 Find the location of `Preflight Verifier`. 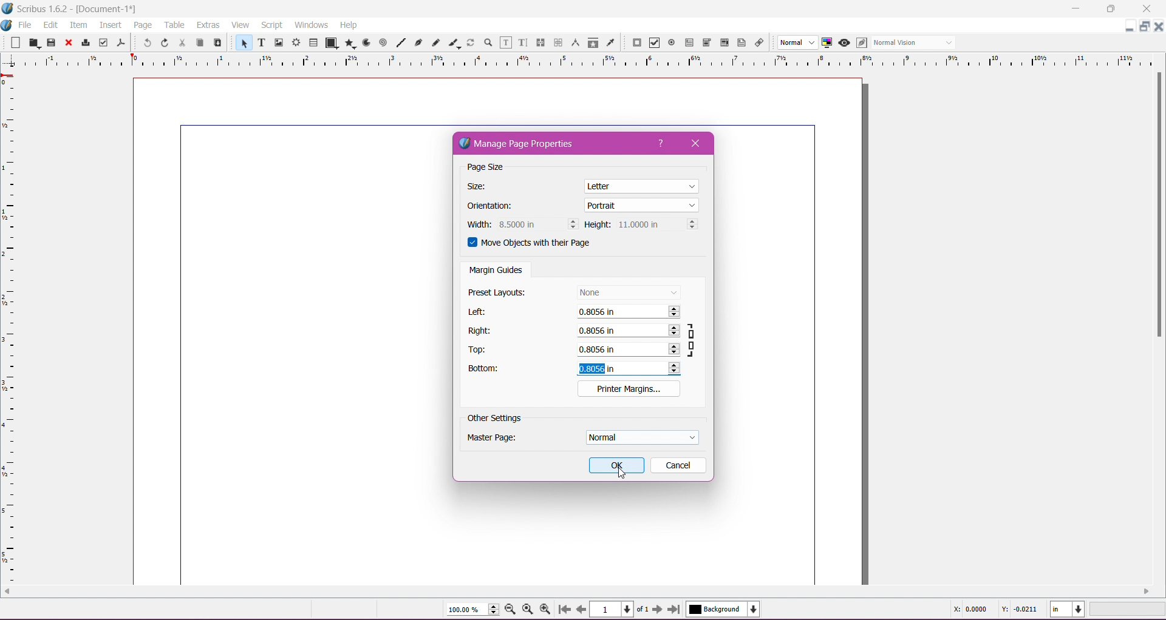

Preflight Verifier is located at coordinates (103, 42).